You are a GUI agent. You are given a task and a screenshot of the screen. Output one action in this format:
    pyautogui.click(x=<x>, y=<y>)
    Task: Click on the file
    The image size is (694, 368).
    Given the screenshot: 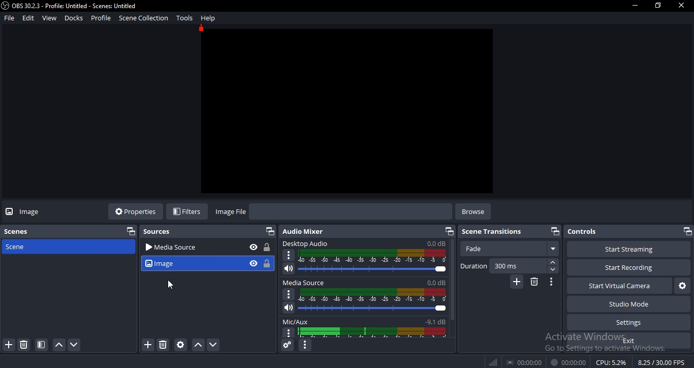 What is the action you would take?
    pyautogui.click(x=9, y=18)
    